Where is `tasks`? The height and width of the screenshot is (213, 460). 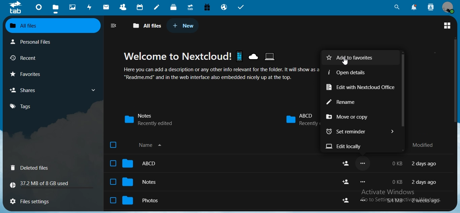 tasks is located at coordinates (241, 7).